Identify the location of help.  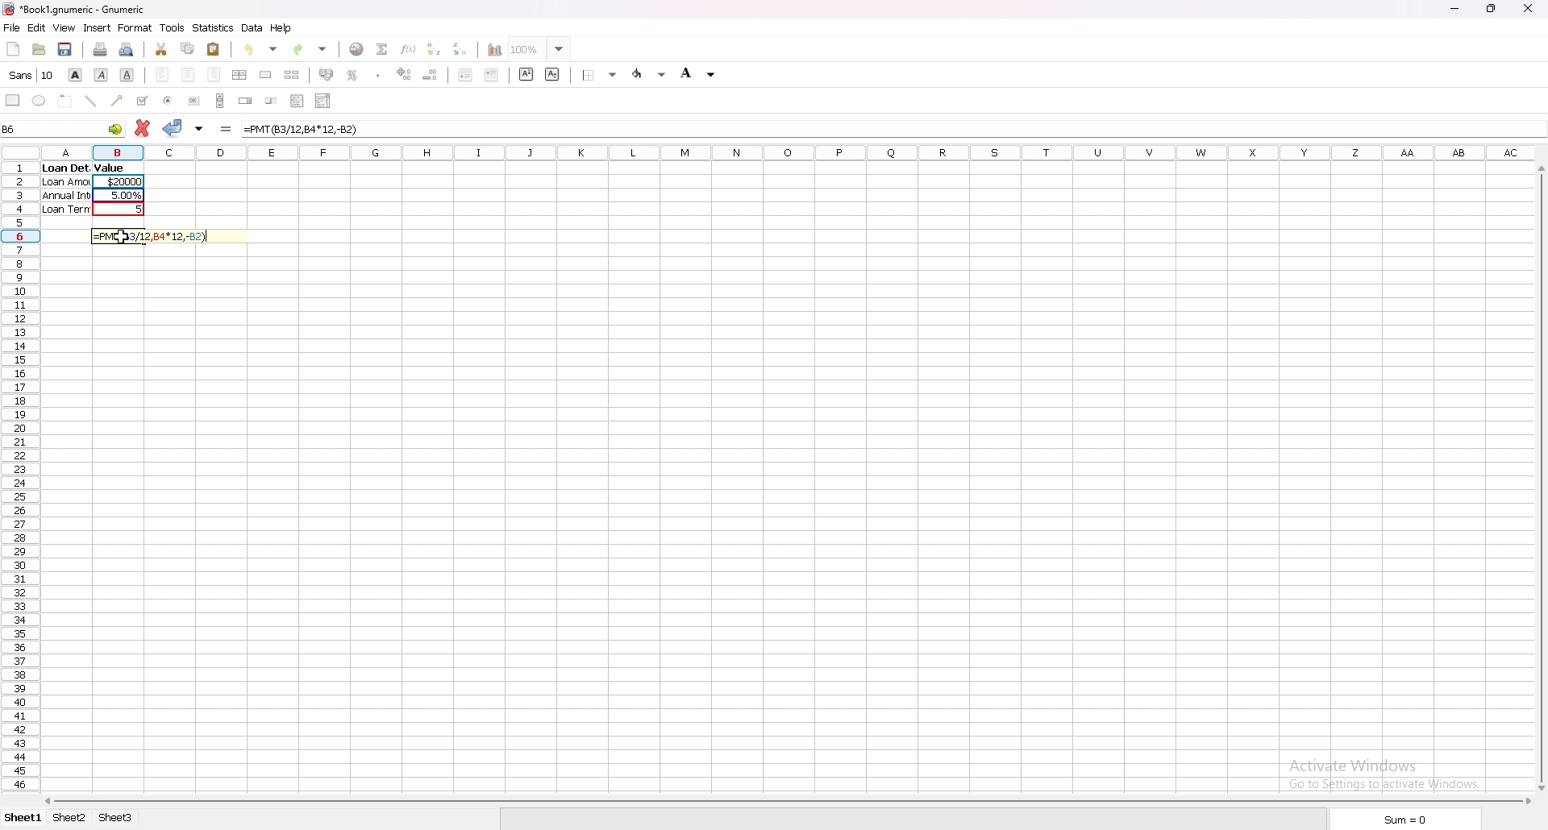
(281, 28).